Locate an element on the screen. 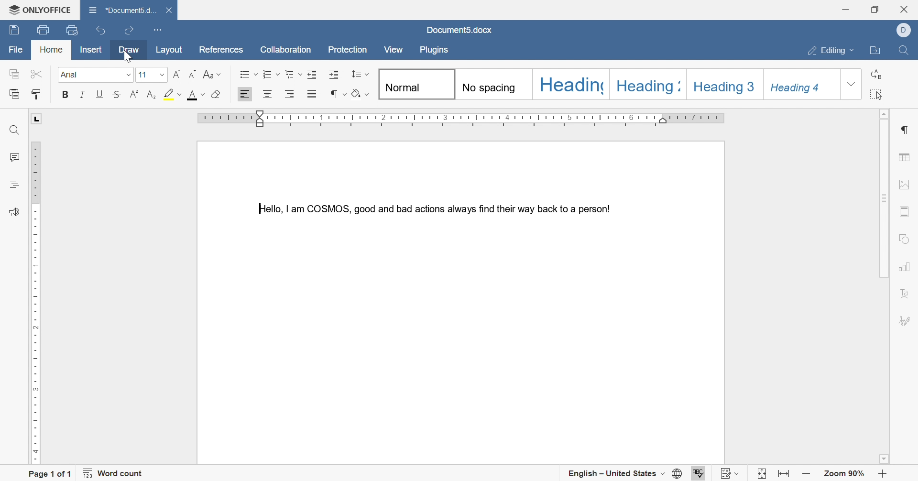 Image resolution: width=918 pixels, height=481 pixels. shape settings is located at coordinates (905, 238).